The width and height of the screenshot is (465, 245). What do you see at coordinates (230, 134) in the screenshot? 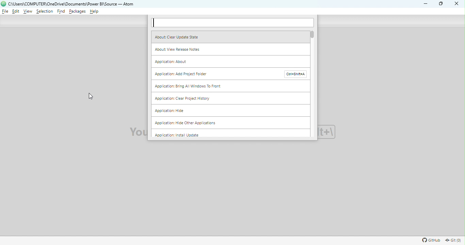
I see `Application: Install update` at bounding box center [230, 134].